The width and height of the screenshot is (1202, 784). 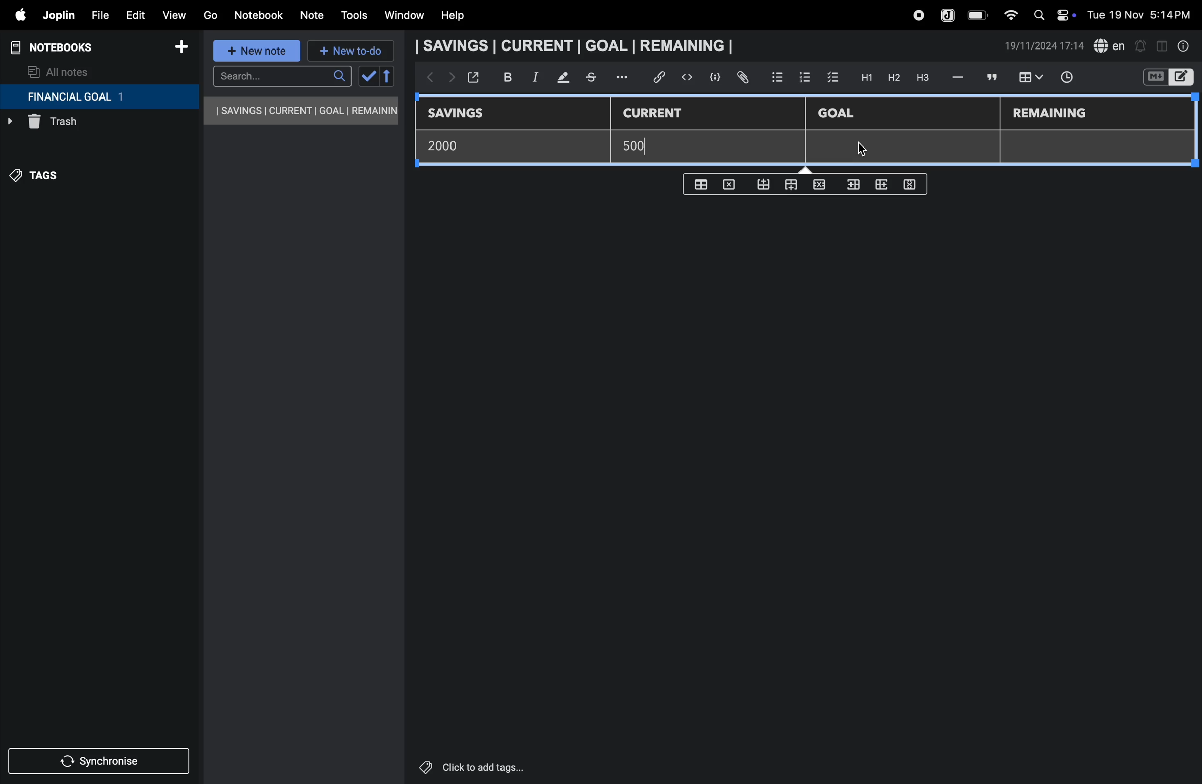 What do you see at coordinates (351, 52) in the screenshot?
I see `new to-do` at bounding box center [351, 52].